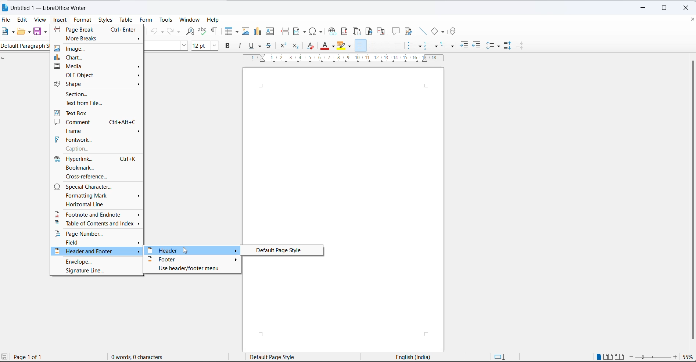  Describe the element at coordinates (690, 200) in the screenshot. I see `scroll bar` at that location.